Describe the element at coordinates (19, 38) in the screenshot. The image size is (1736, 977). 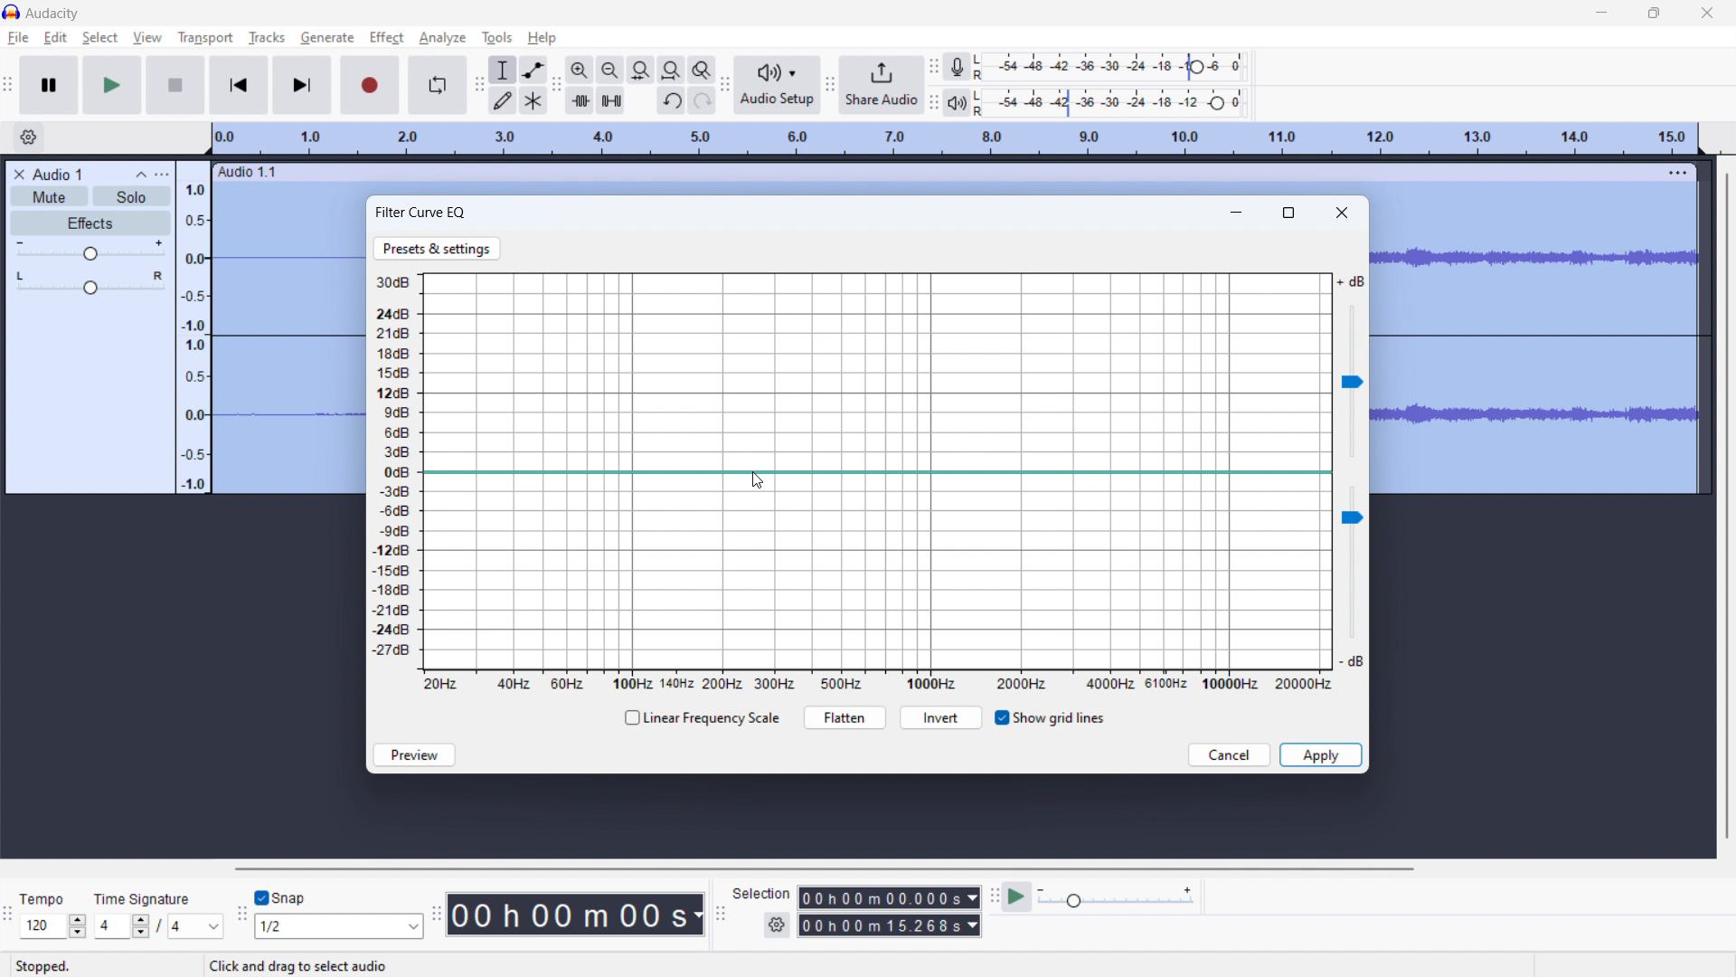
I see `file` at that location.